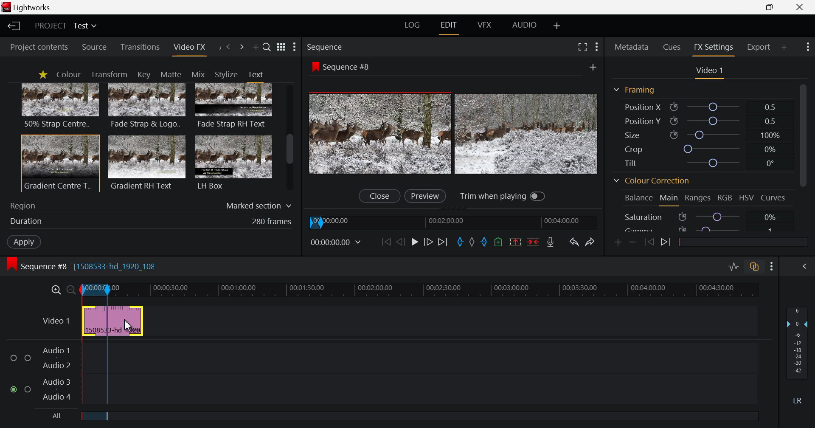  What do you see at coordinates (67, 26) in the screenshot?
I see `Project title` at bounding box center [67, 26].